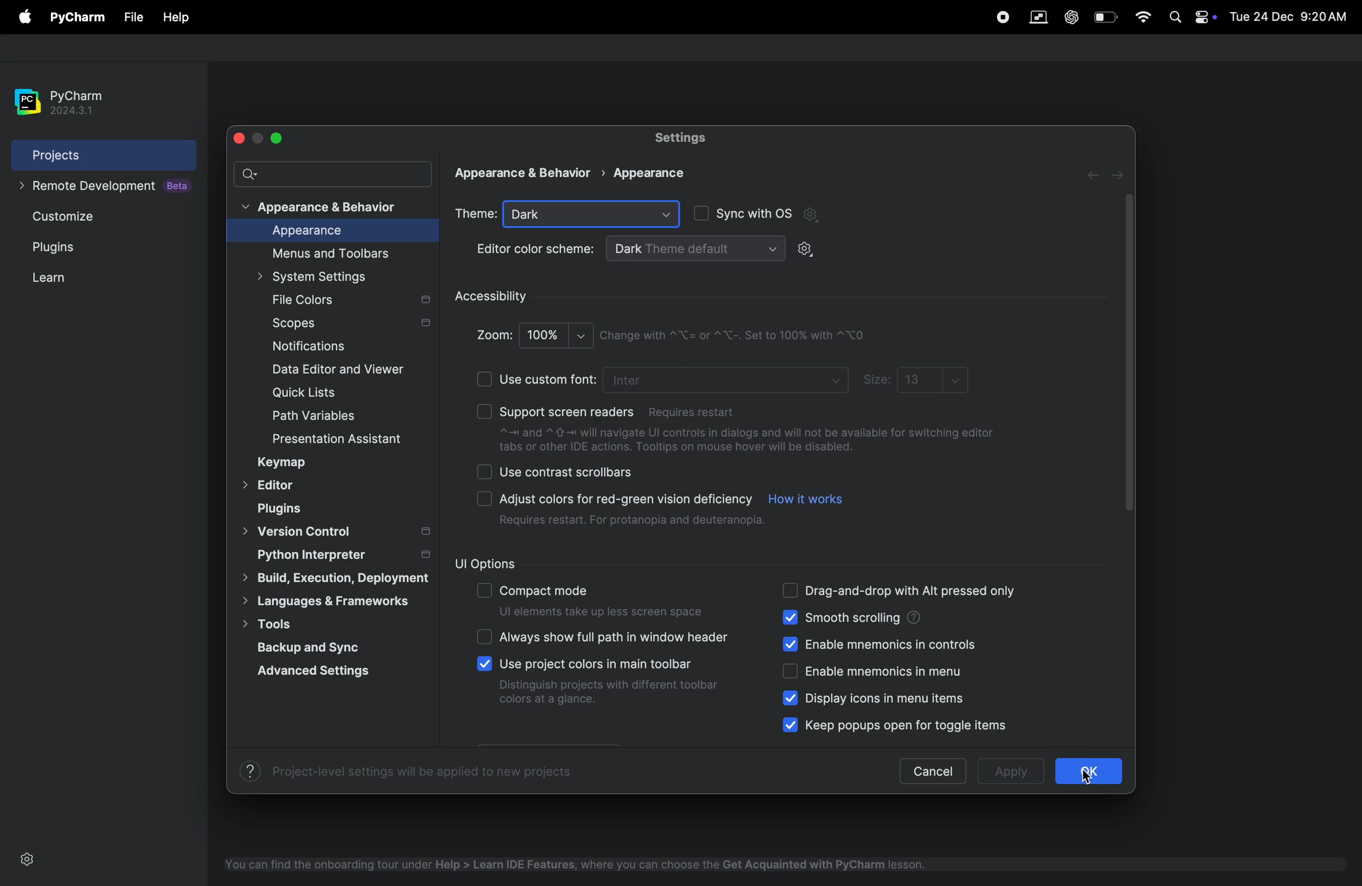  Describe the element at coordinates (647, 172) in the screenshot. I see `apperance` at that location.